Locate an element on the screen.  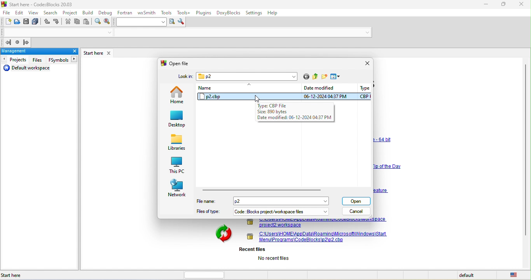
projects is located at coordinates (15, 60).